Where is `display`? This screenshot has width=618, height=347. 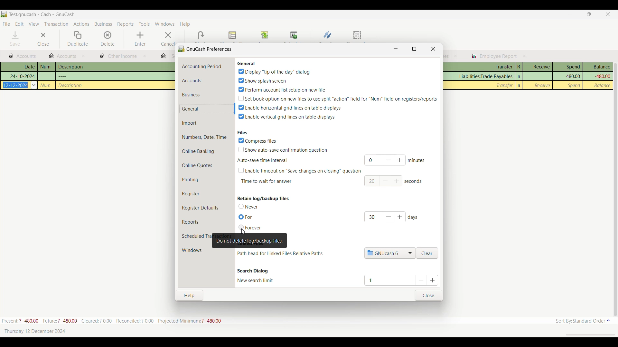
display is located at coordinates (274, 72).